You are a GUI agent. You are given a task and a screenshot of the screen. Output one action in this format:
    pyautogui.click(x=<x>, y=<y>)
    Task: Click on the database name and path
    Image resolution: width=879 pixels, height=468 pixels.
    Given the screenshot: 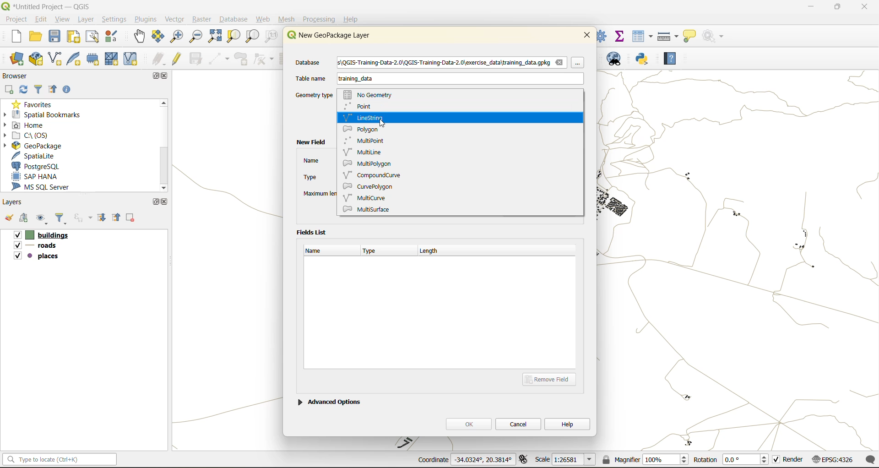 What is the action you would take?
    pyautogui.click(x=452, y=63)
    